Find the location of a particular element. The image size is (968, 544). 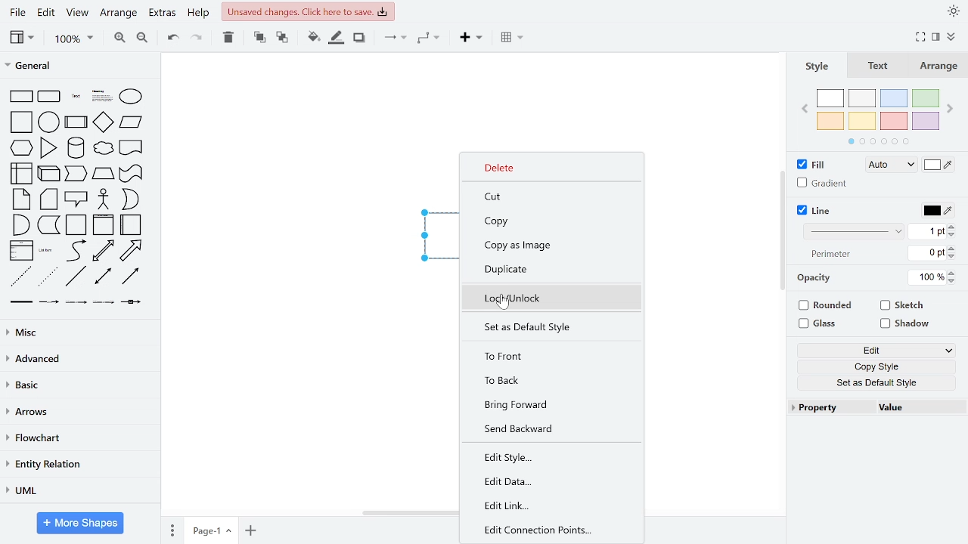

more shapes is located at coordinates (82, 523).